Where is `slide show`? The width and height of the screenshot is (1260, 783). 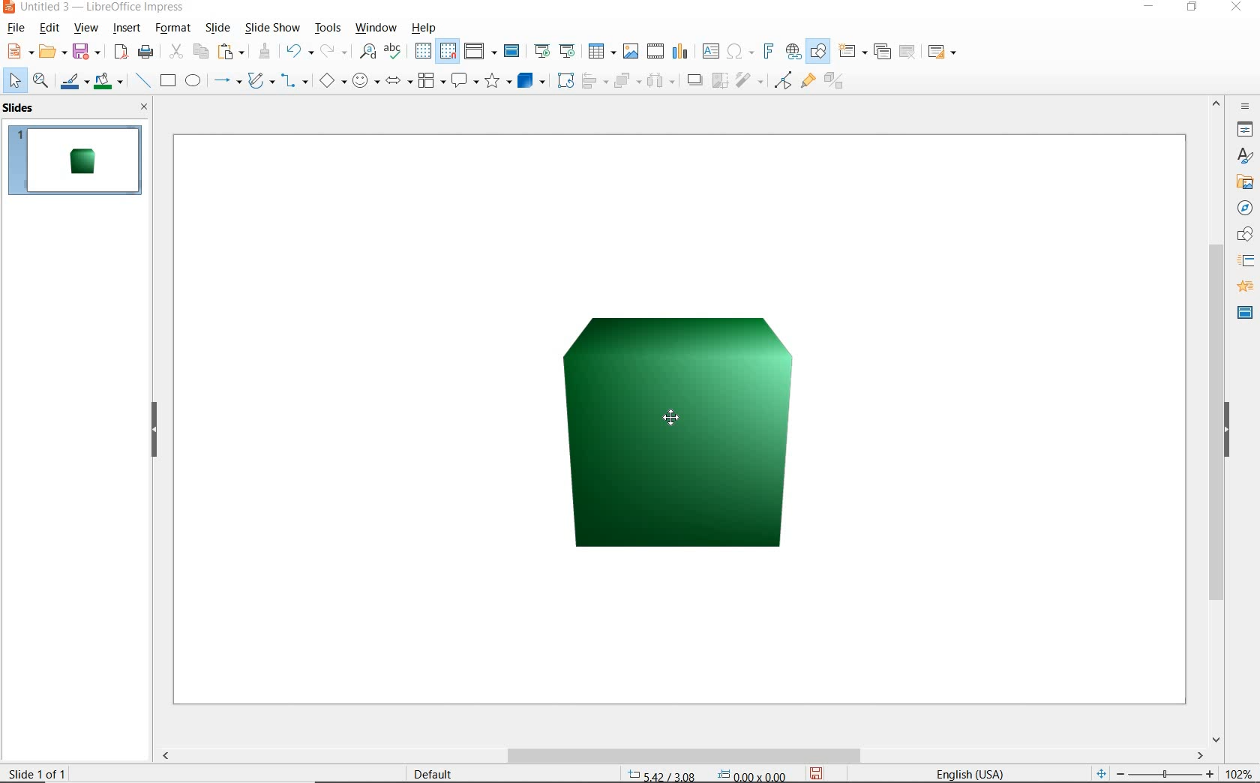
slide show is located at coordinates (274, 28).